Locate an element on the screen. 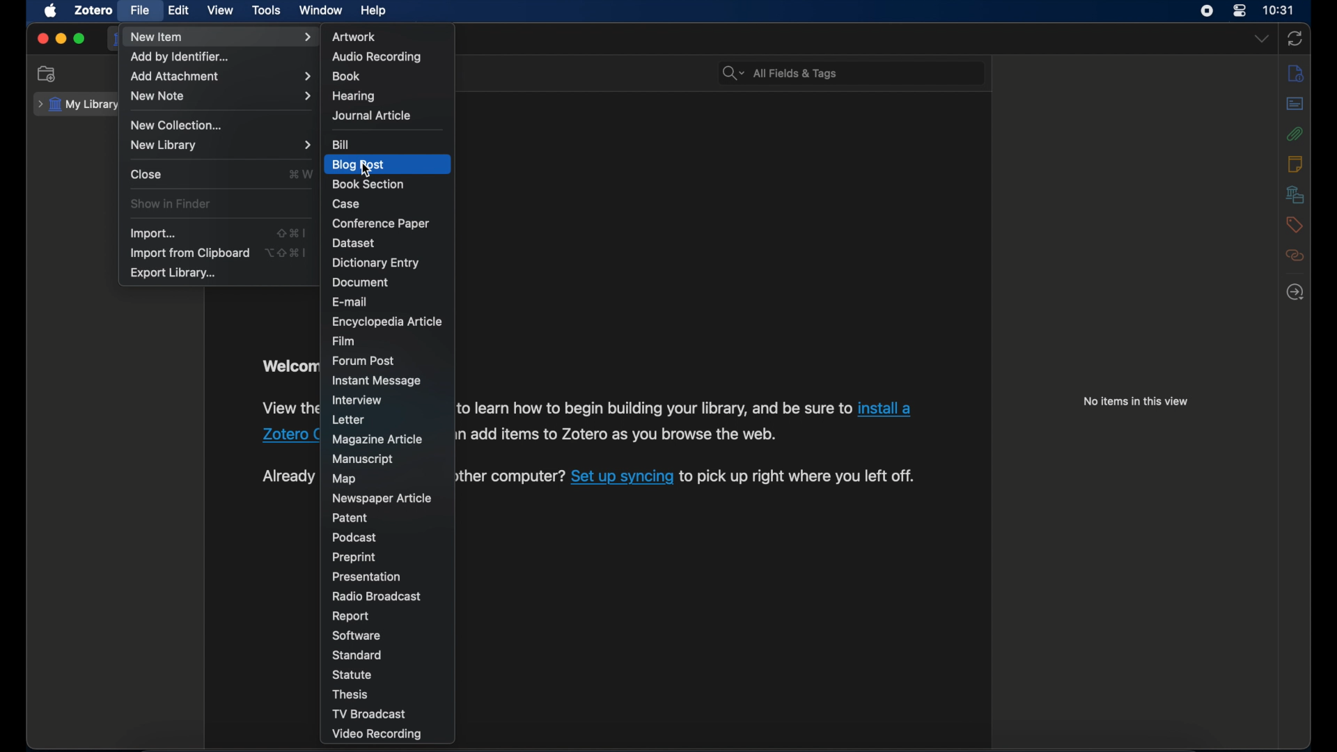 This screenshot has width=1337, height=752. window is located at coordinates (322, 10).